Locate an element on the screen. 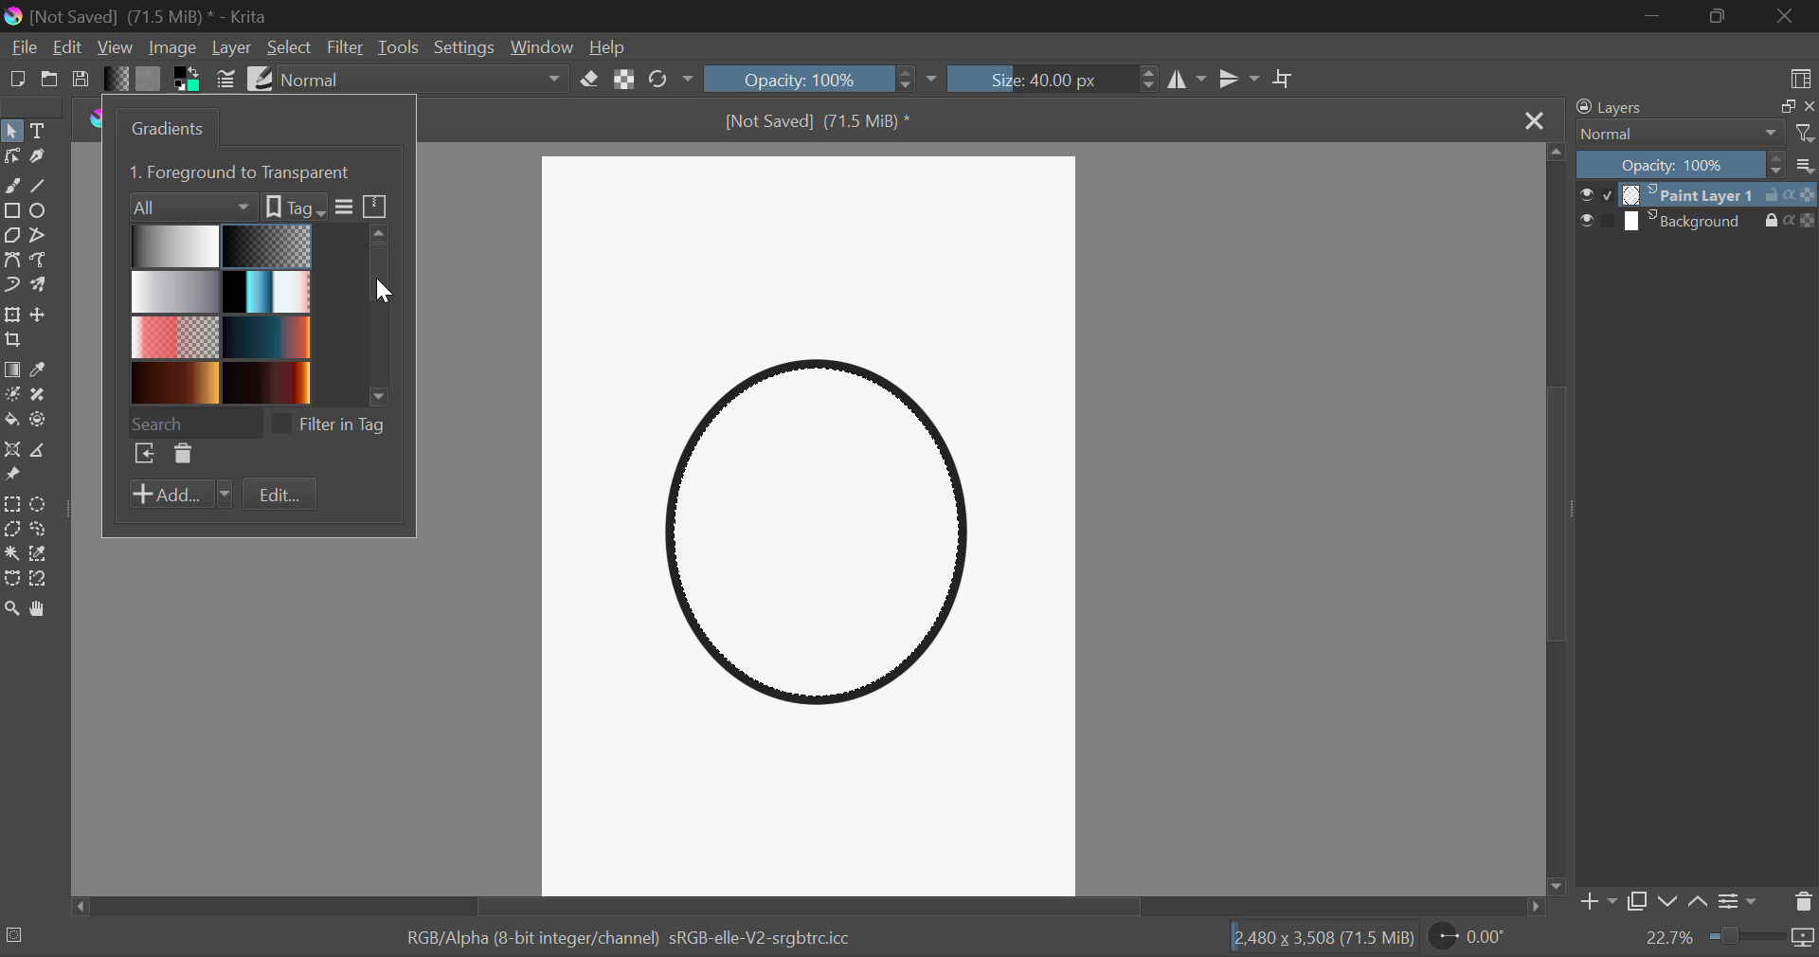 The width and height of the screenshot is (1819, 957). Layer is located at coordinates (232, 48).